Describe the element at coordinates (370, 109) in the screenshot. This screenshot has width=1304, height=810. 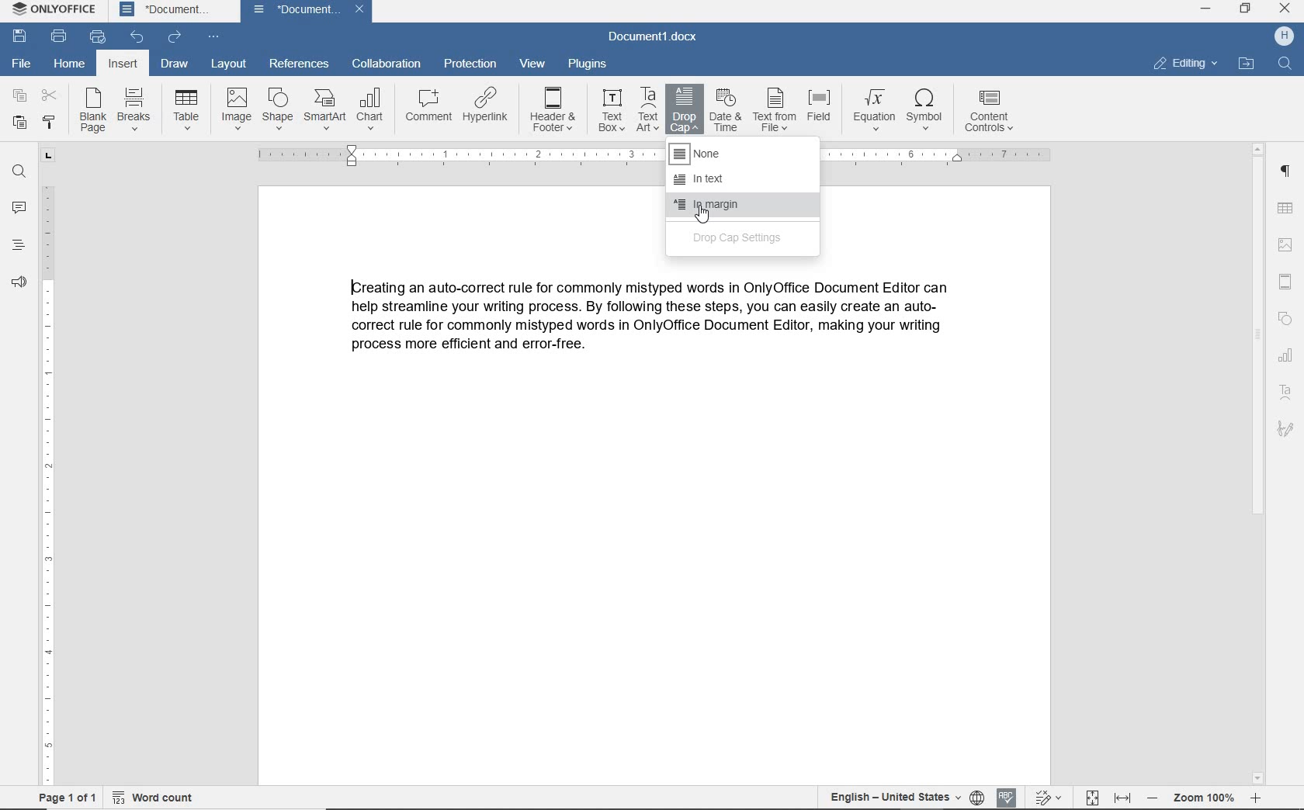
I see `chart` at that location.